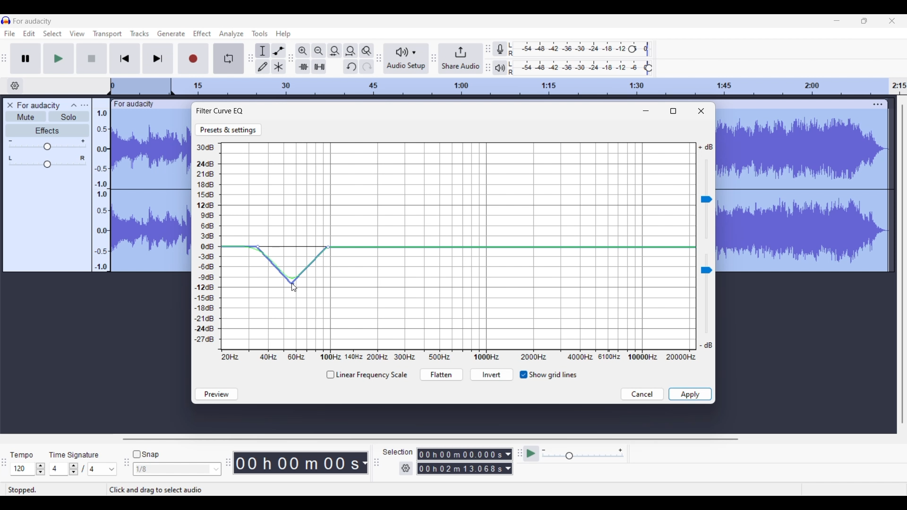  Describe the element at coordinates (39, 106) in the screenshot. I see `Audio track name` at that location.